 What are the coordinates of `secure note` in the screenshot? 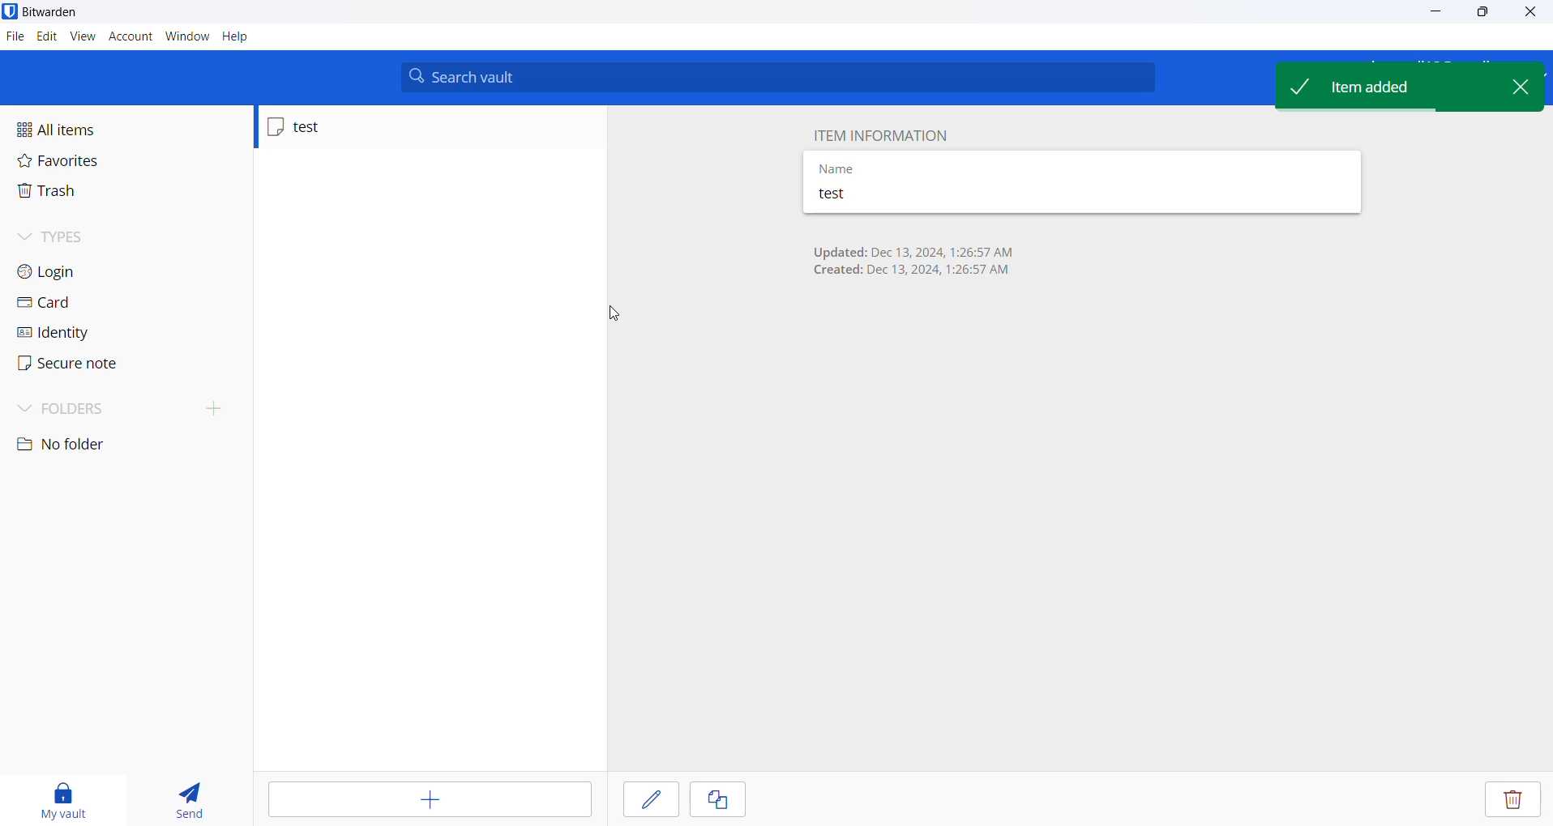 It's located at (367, 126).